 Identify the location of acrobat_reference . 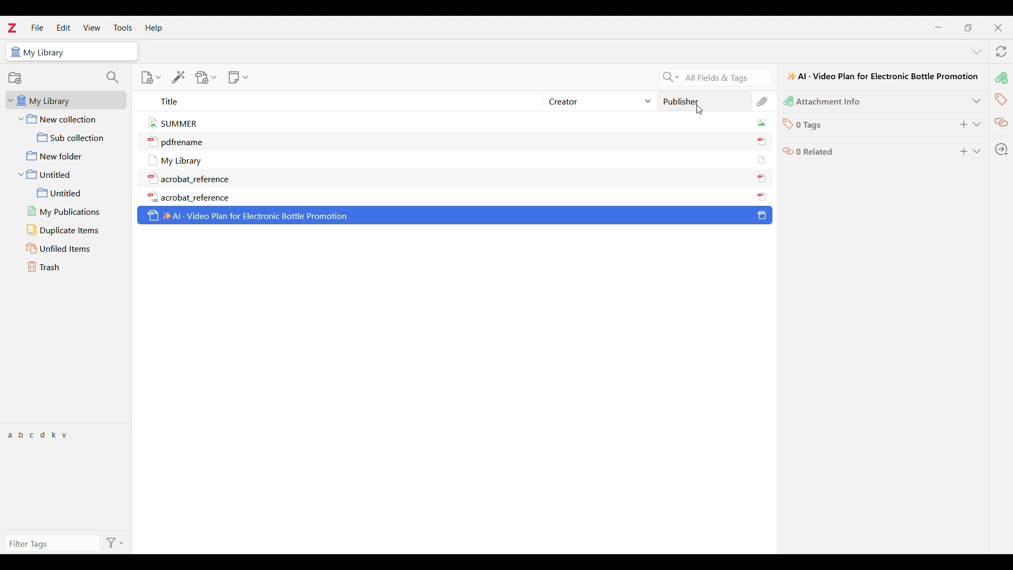
(192, 180).